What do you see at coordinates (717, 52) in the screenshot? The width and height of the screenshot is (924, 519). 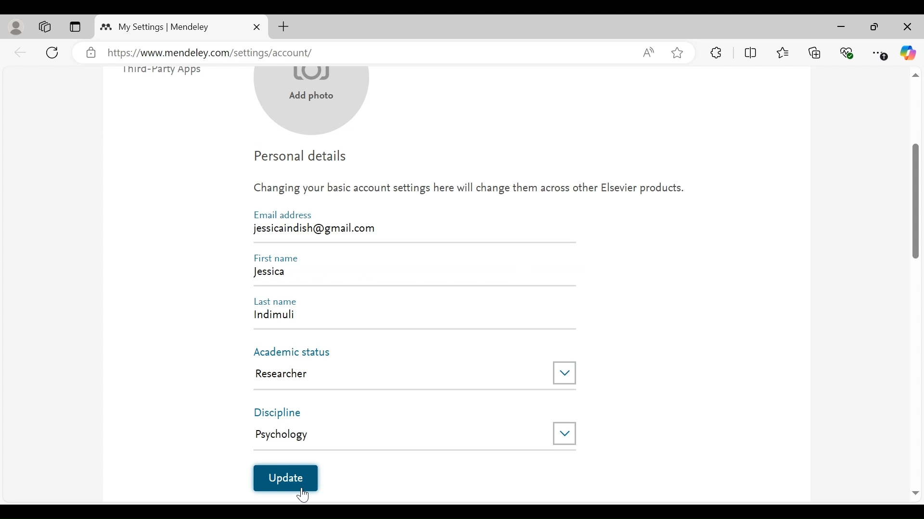 I see `Extensions` at bounding box center [717, 52].